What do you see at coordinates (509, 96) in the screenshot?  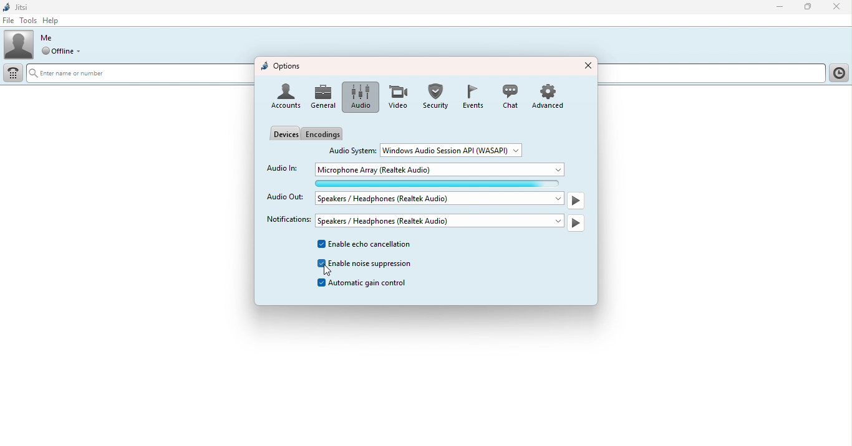 I see `Chat` at bounding box center [509, 96].